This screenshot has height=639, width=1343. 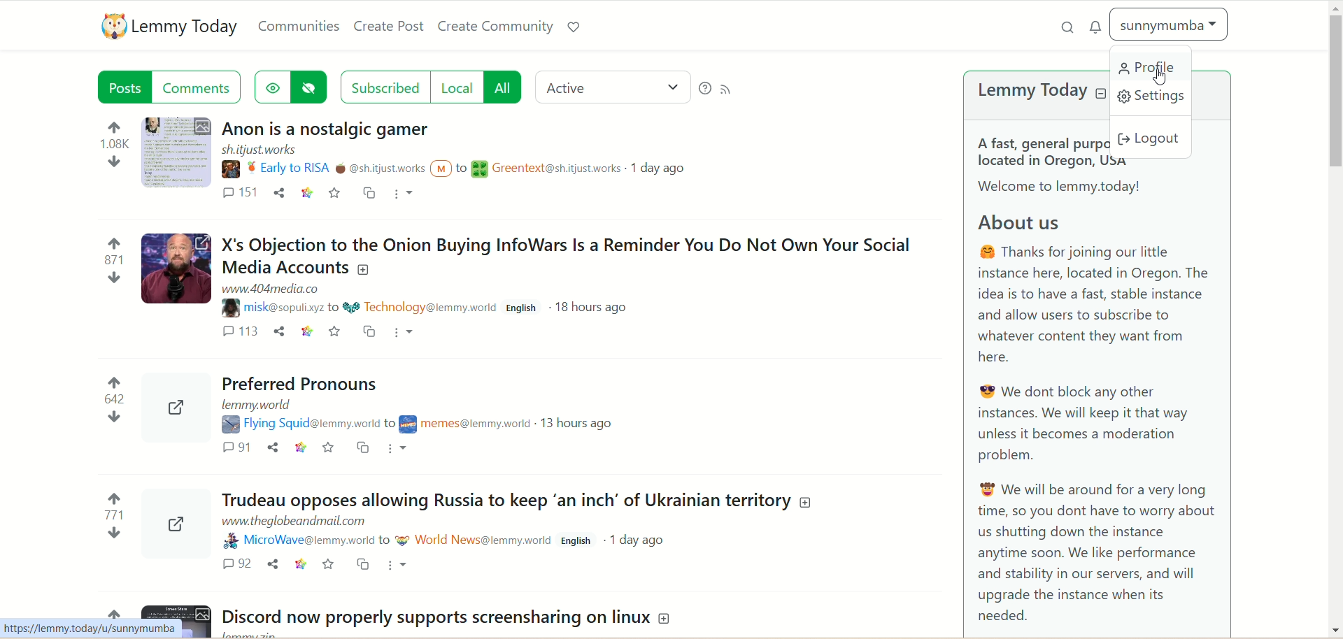 I want to click on 18 hours ago, so click(x=595, y=306).